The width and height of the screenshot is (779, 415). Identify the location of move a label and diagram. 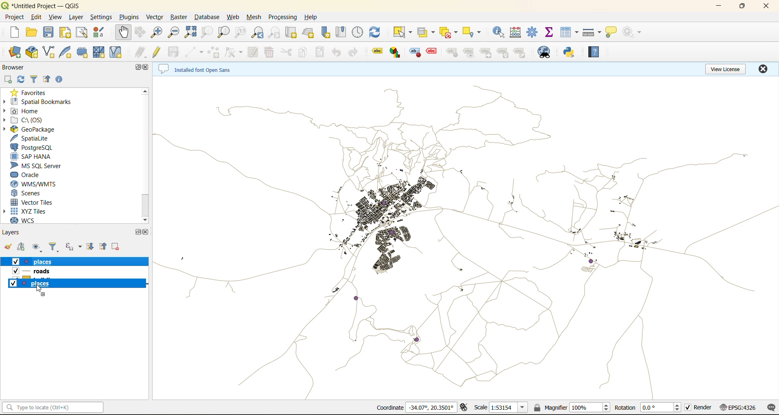
(488, 52).